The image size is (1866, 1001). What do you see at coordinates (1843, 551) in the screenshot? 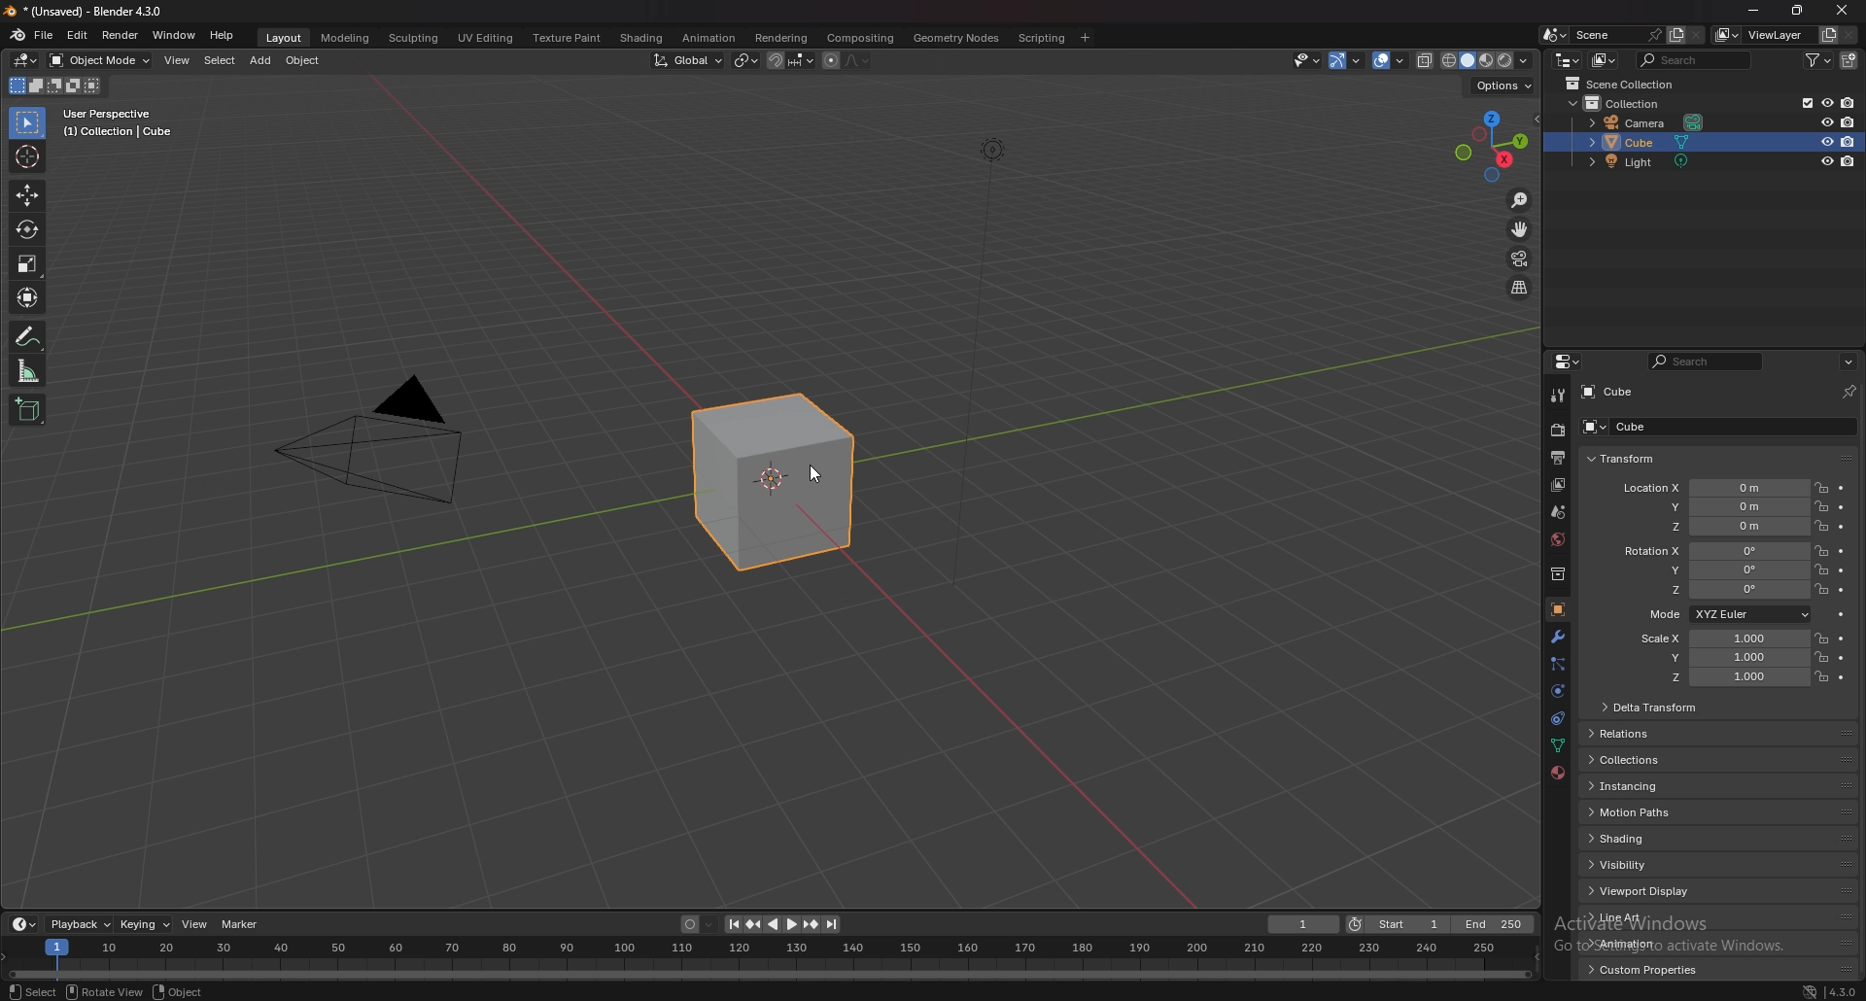
I see `animate property` at bounding box center [1843, 551].